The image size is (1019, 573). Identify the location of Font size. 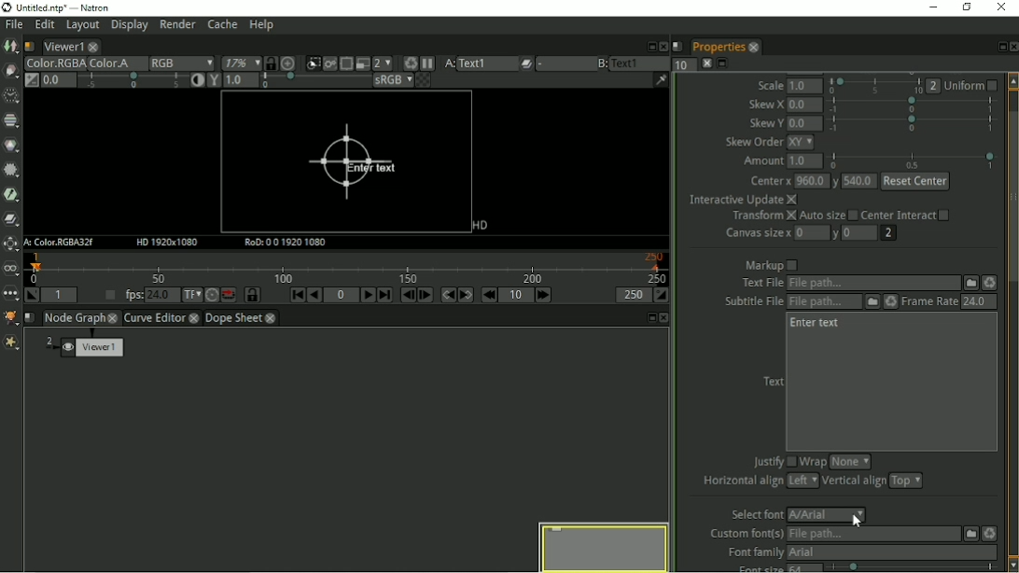
(752, 567).